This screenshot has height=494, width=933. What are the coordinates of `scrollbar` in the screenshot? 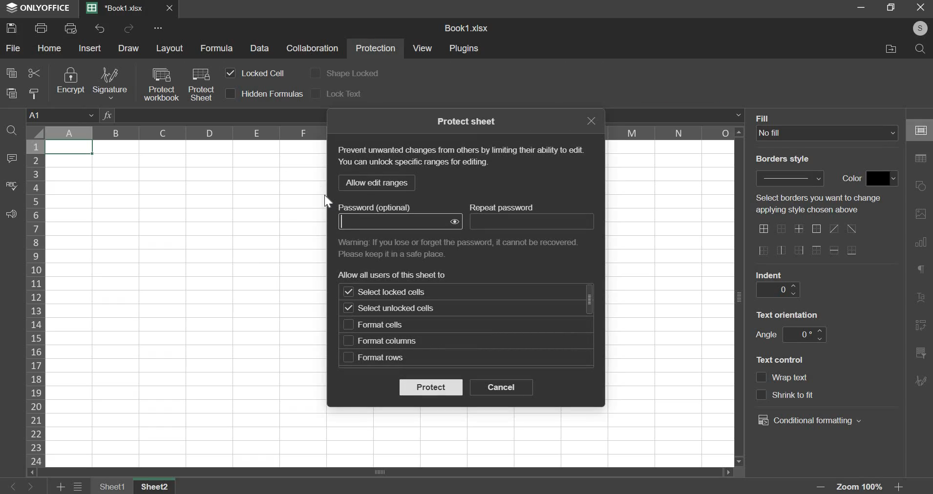 It's located at (384, 472).